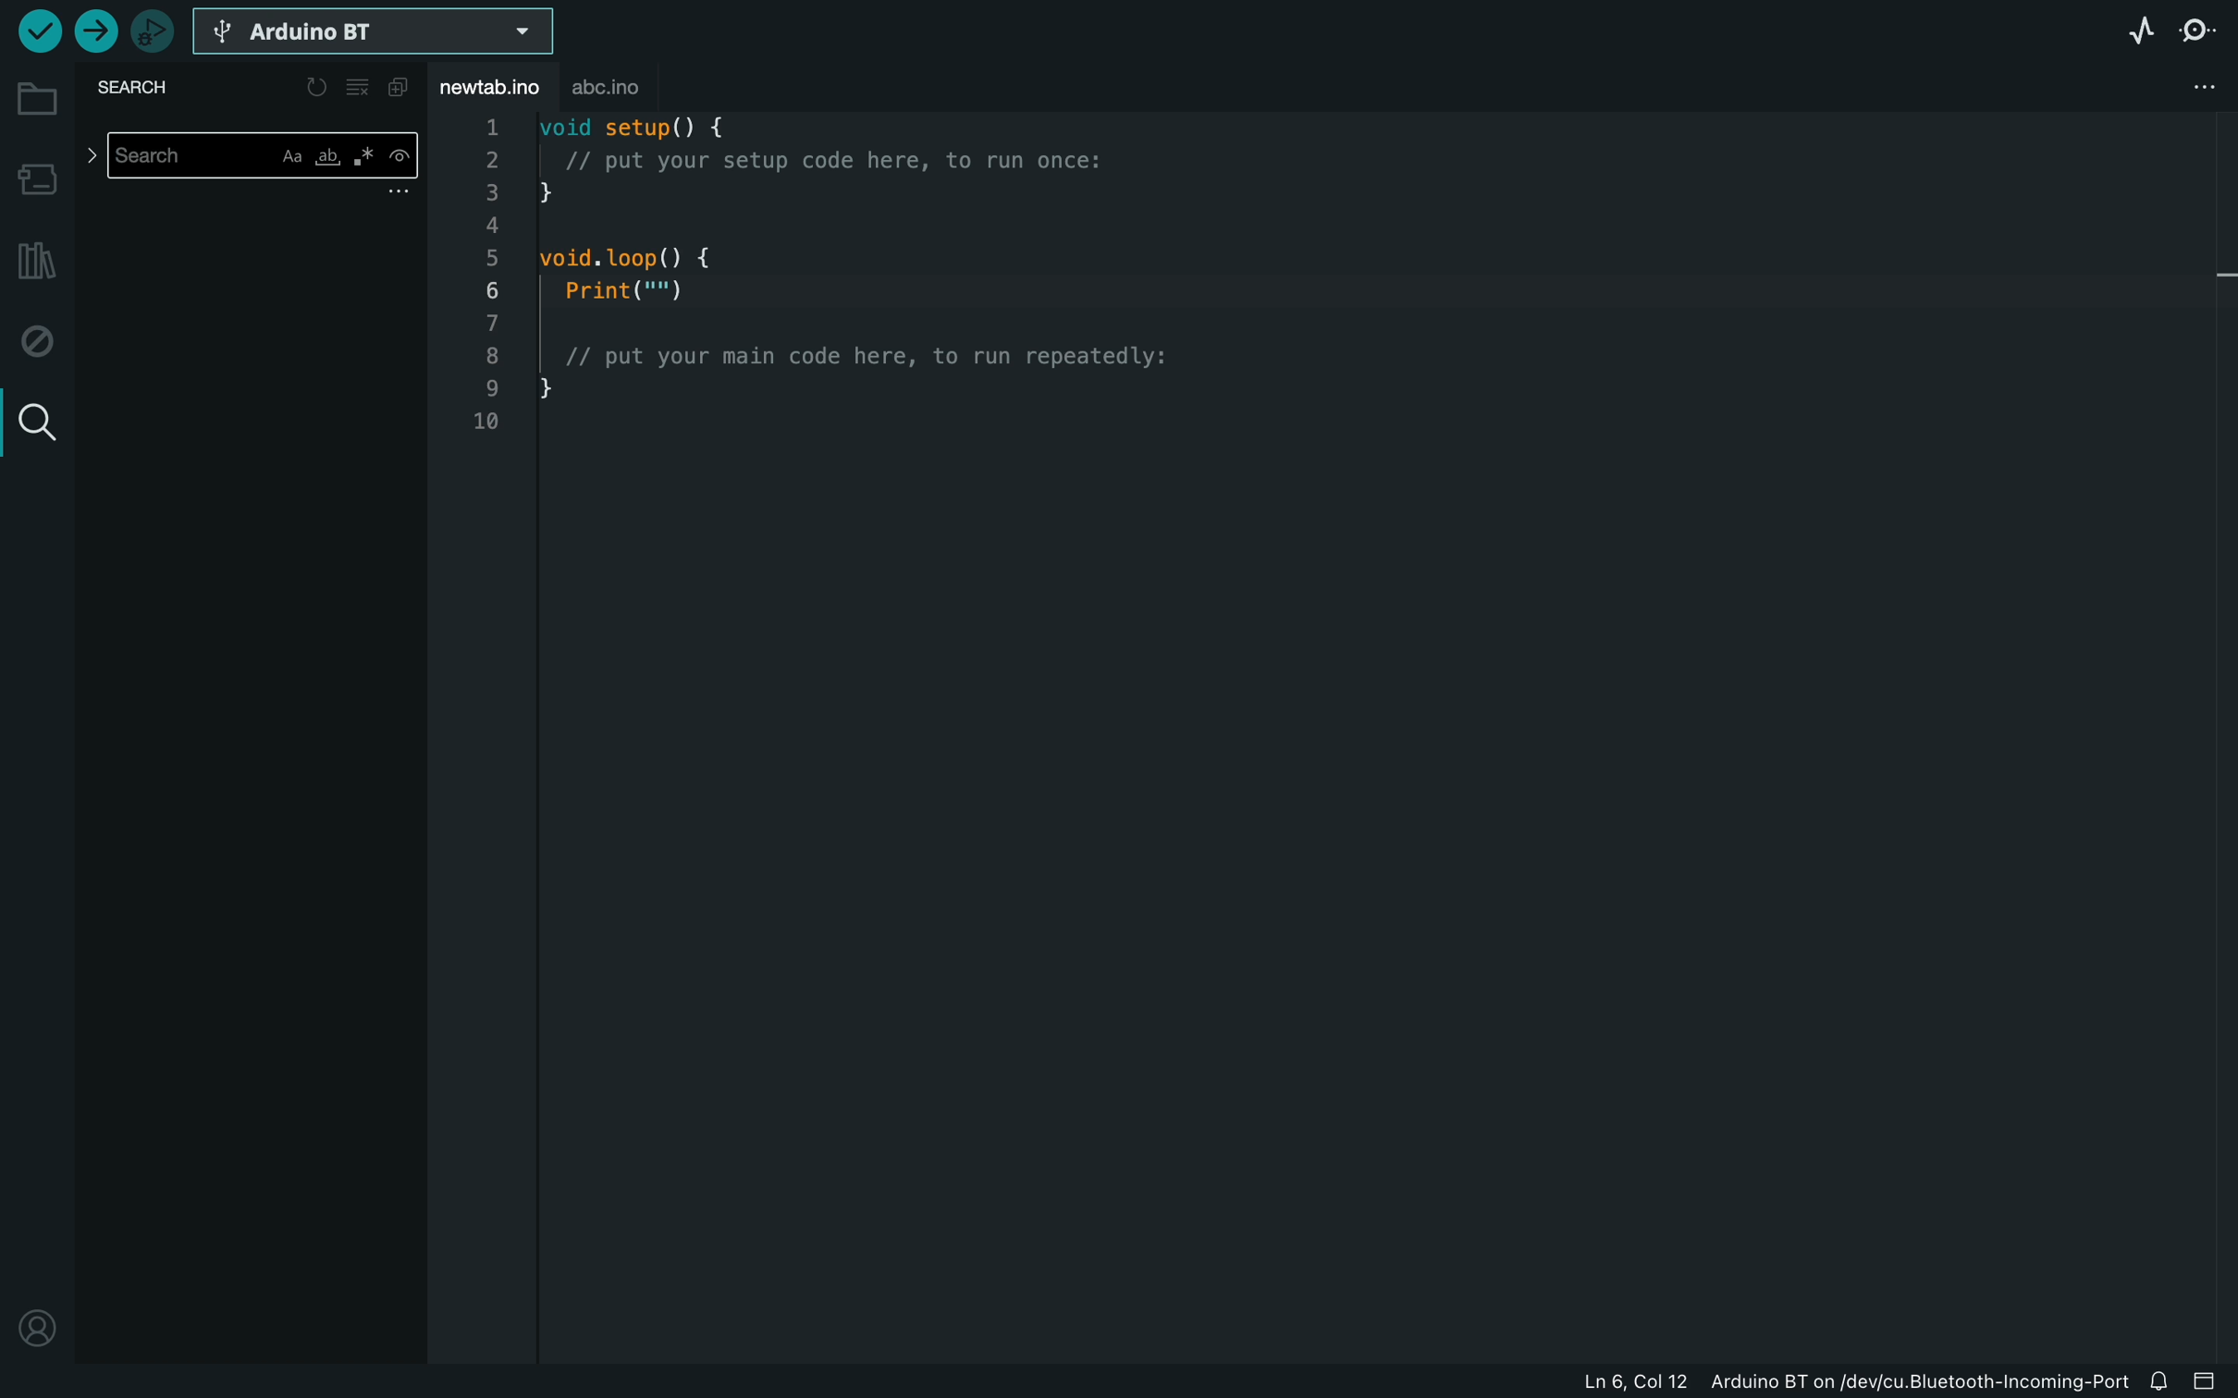 This screenshot has height=1398, width=2238. I want to click on search, so click(143, 89).